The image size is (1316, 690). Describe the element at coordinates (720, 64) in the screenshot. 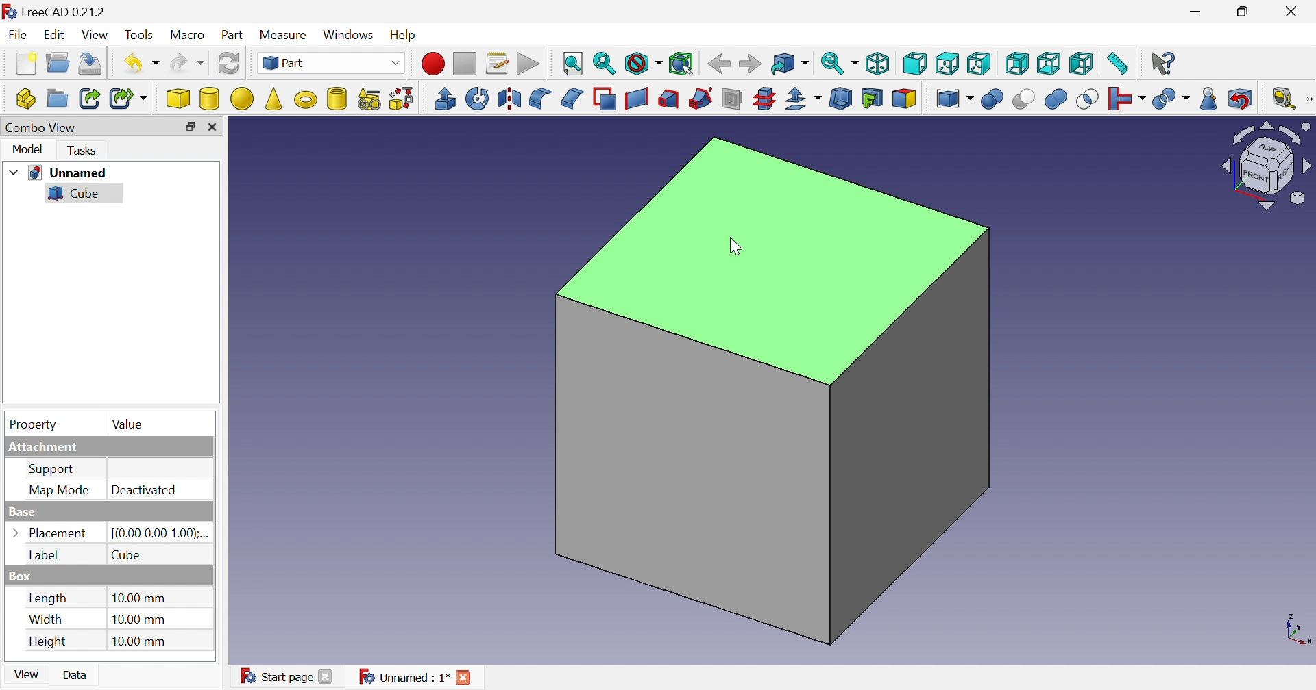

I see `Back` at that location.